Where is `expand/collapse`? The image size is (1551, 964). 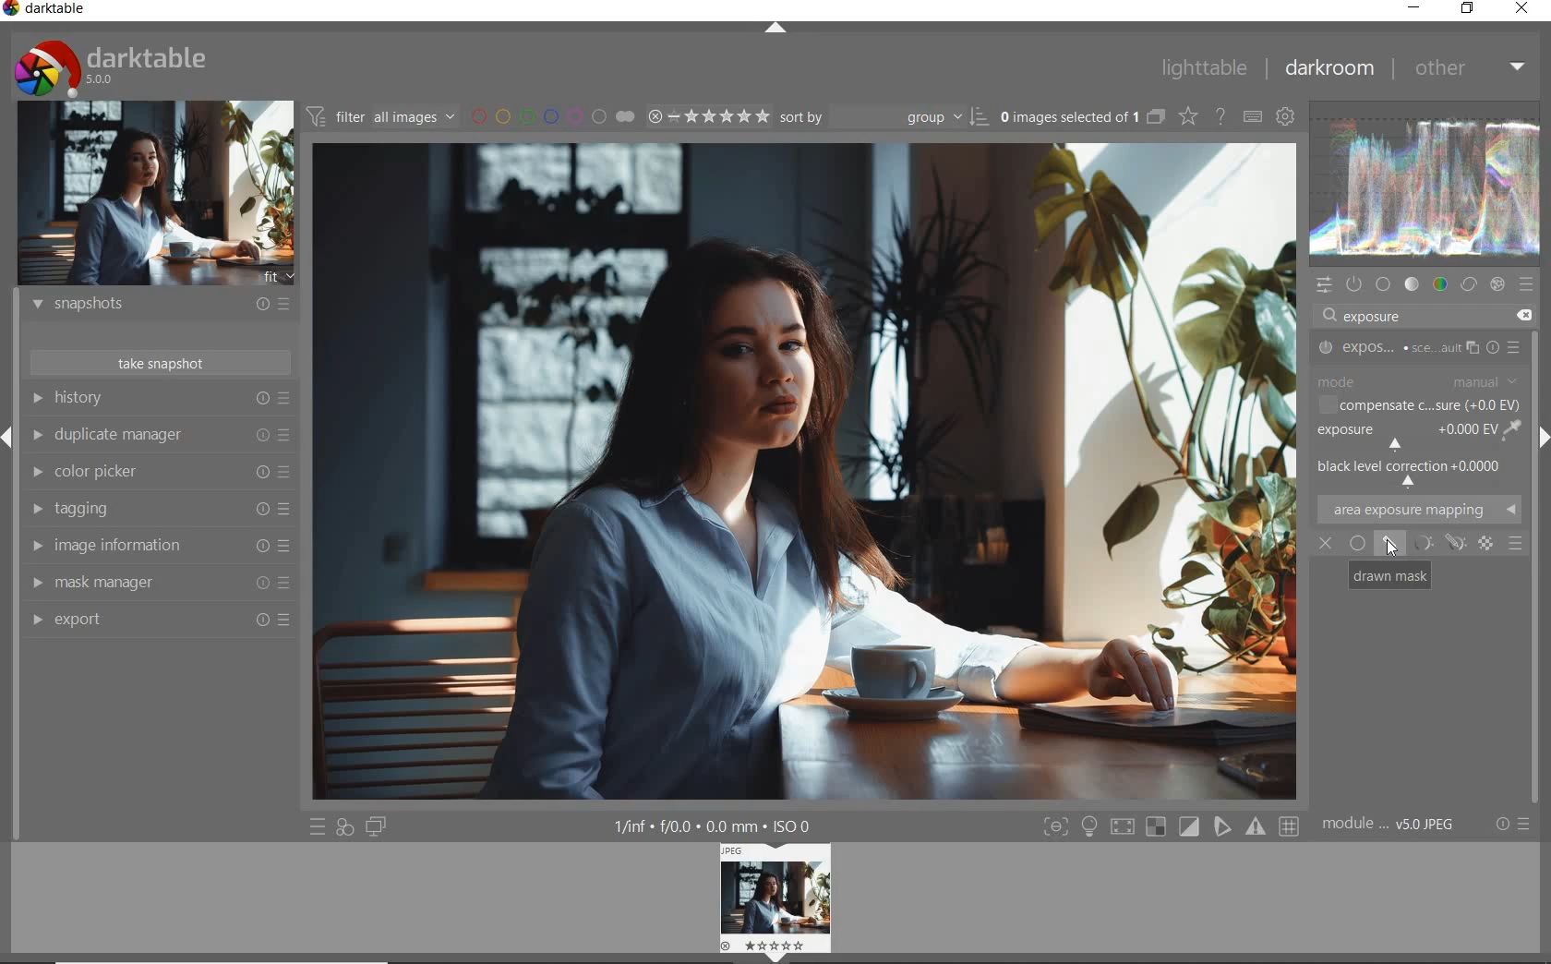
expand/collapse is located at coordinates (775, 27).